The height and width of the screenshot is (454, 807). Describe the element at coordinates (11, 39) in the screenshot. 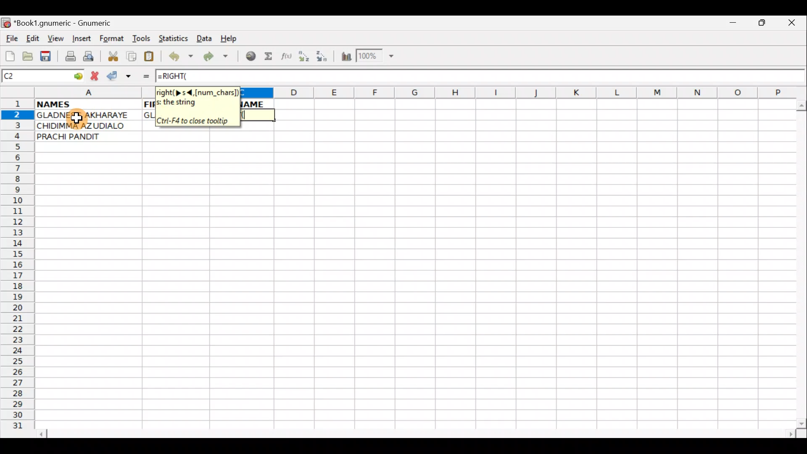

I see `File` at that location.